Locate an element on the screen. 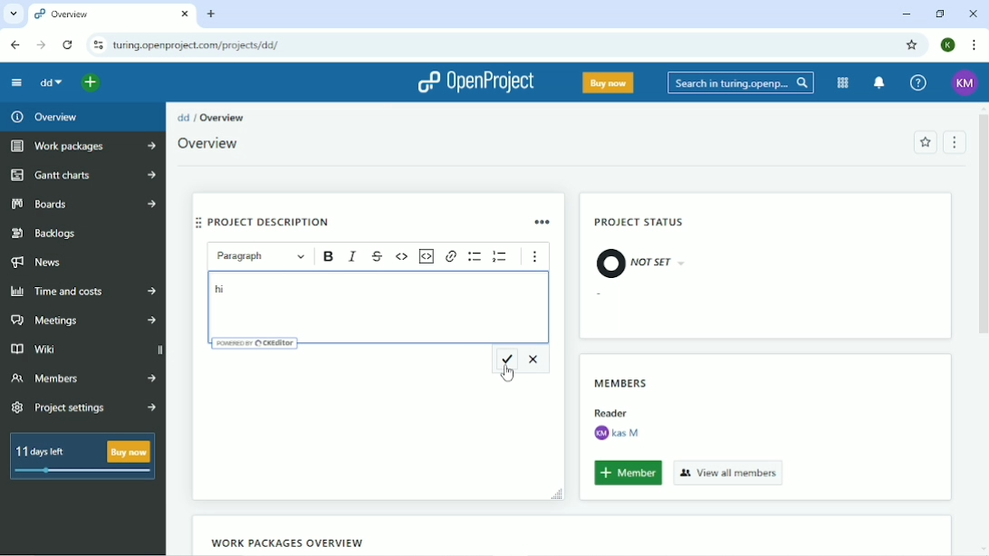  Menu is located at coordinates (955, 141).